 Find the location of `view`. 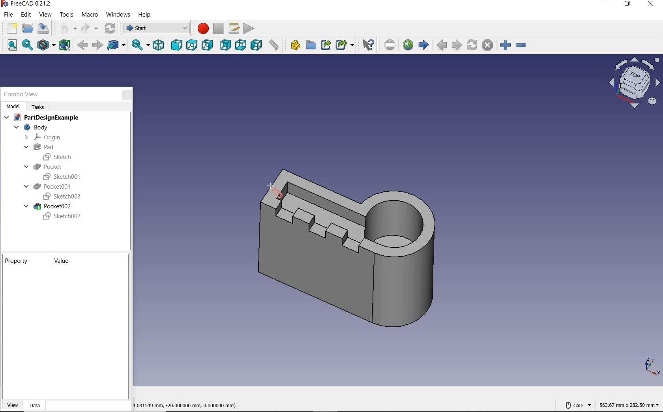

view is located at coordinates (45, 16).